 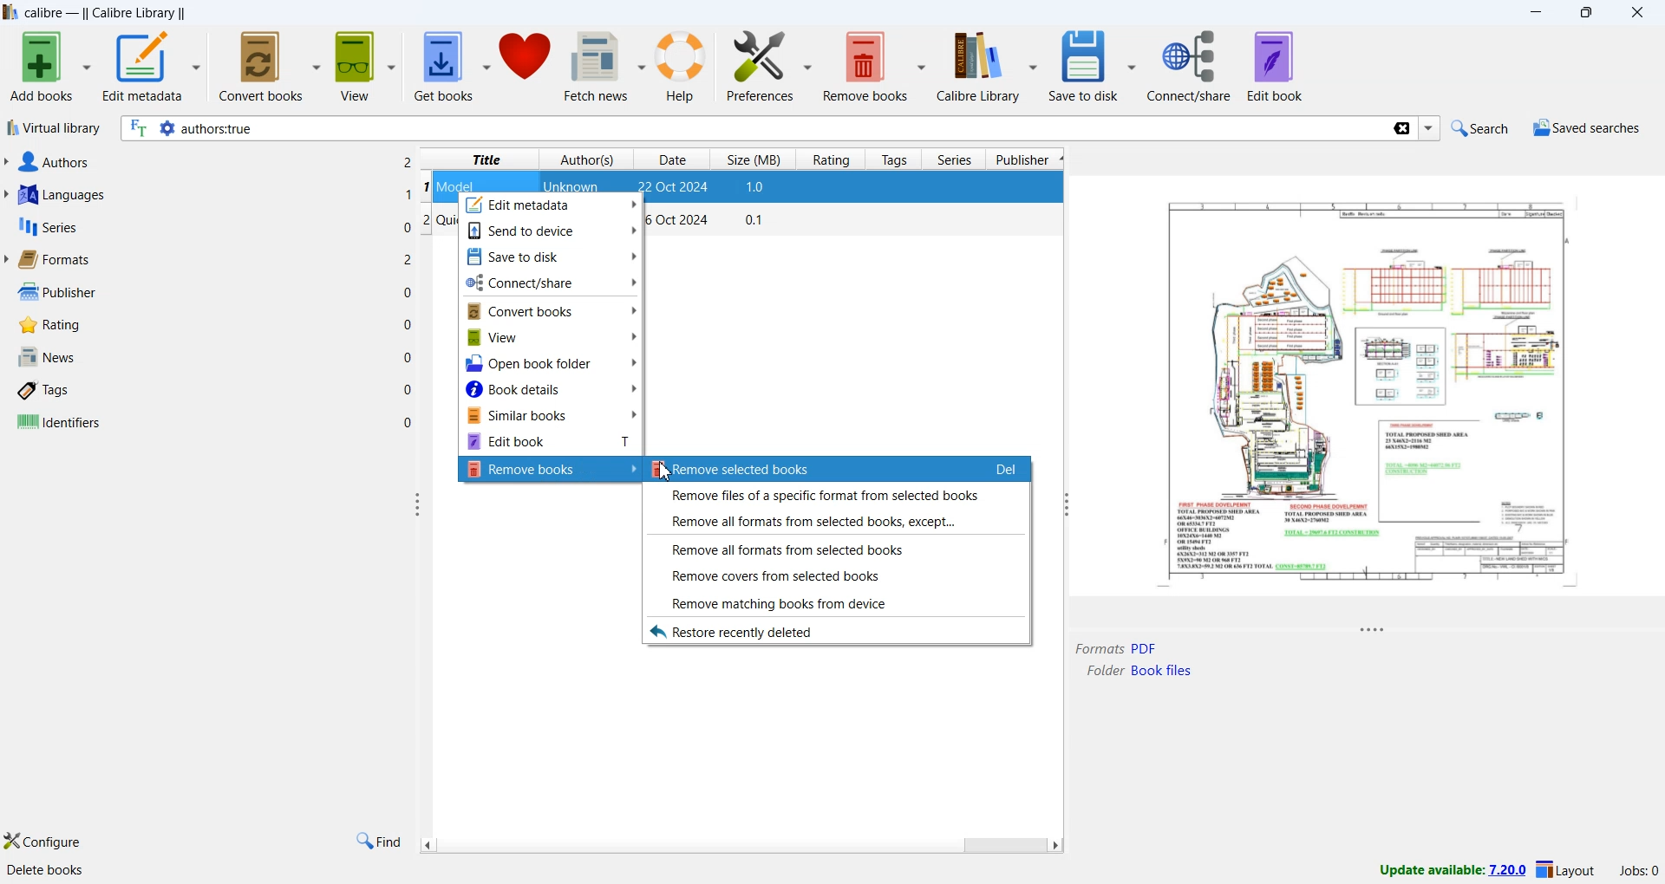 What do you see at coordinates (49, 67) in the screenshot?
I see `add books` at bounding box center [49, 67].